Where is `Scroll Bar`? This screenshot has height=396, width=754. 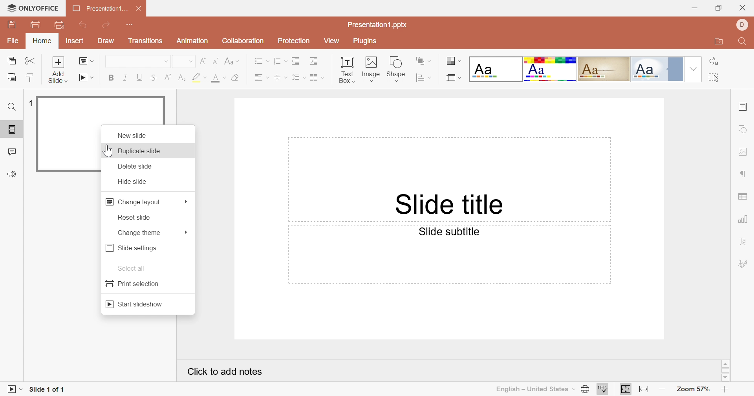 Scroll Bar is located at coordinates (725, 370).